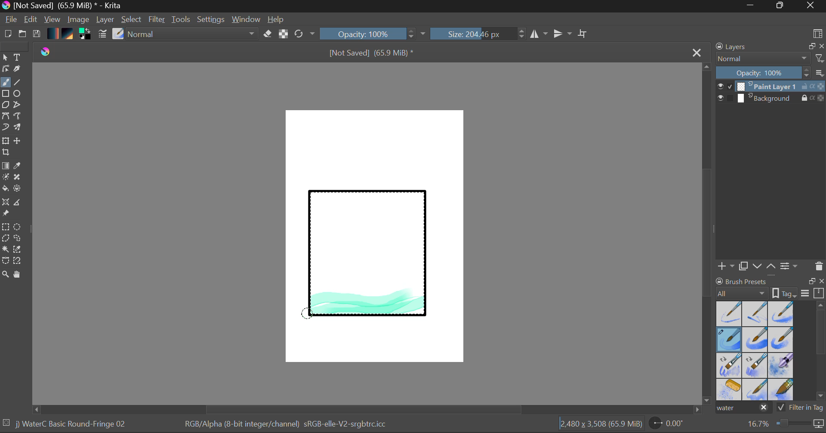 The image size is (826, 433). Describe the element at coordinates (63, 6) in the screenshot. I see `Window Title` at that location.